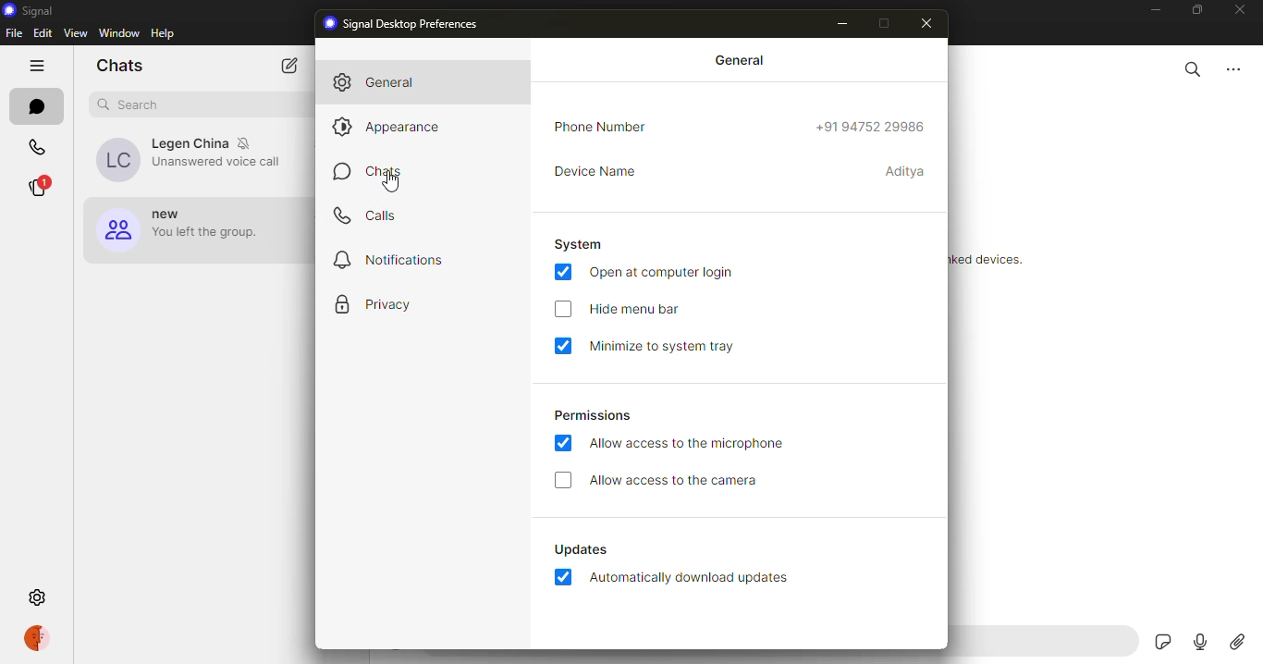  What do you see at coordinates (393, 181) in the screenshot?
I see `cursor` at bounding box center [393, 181].